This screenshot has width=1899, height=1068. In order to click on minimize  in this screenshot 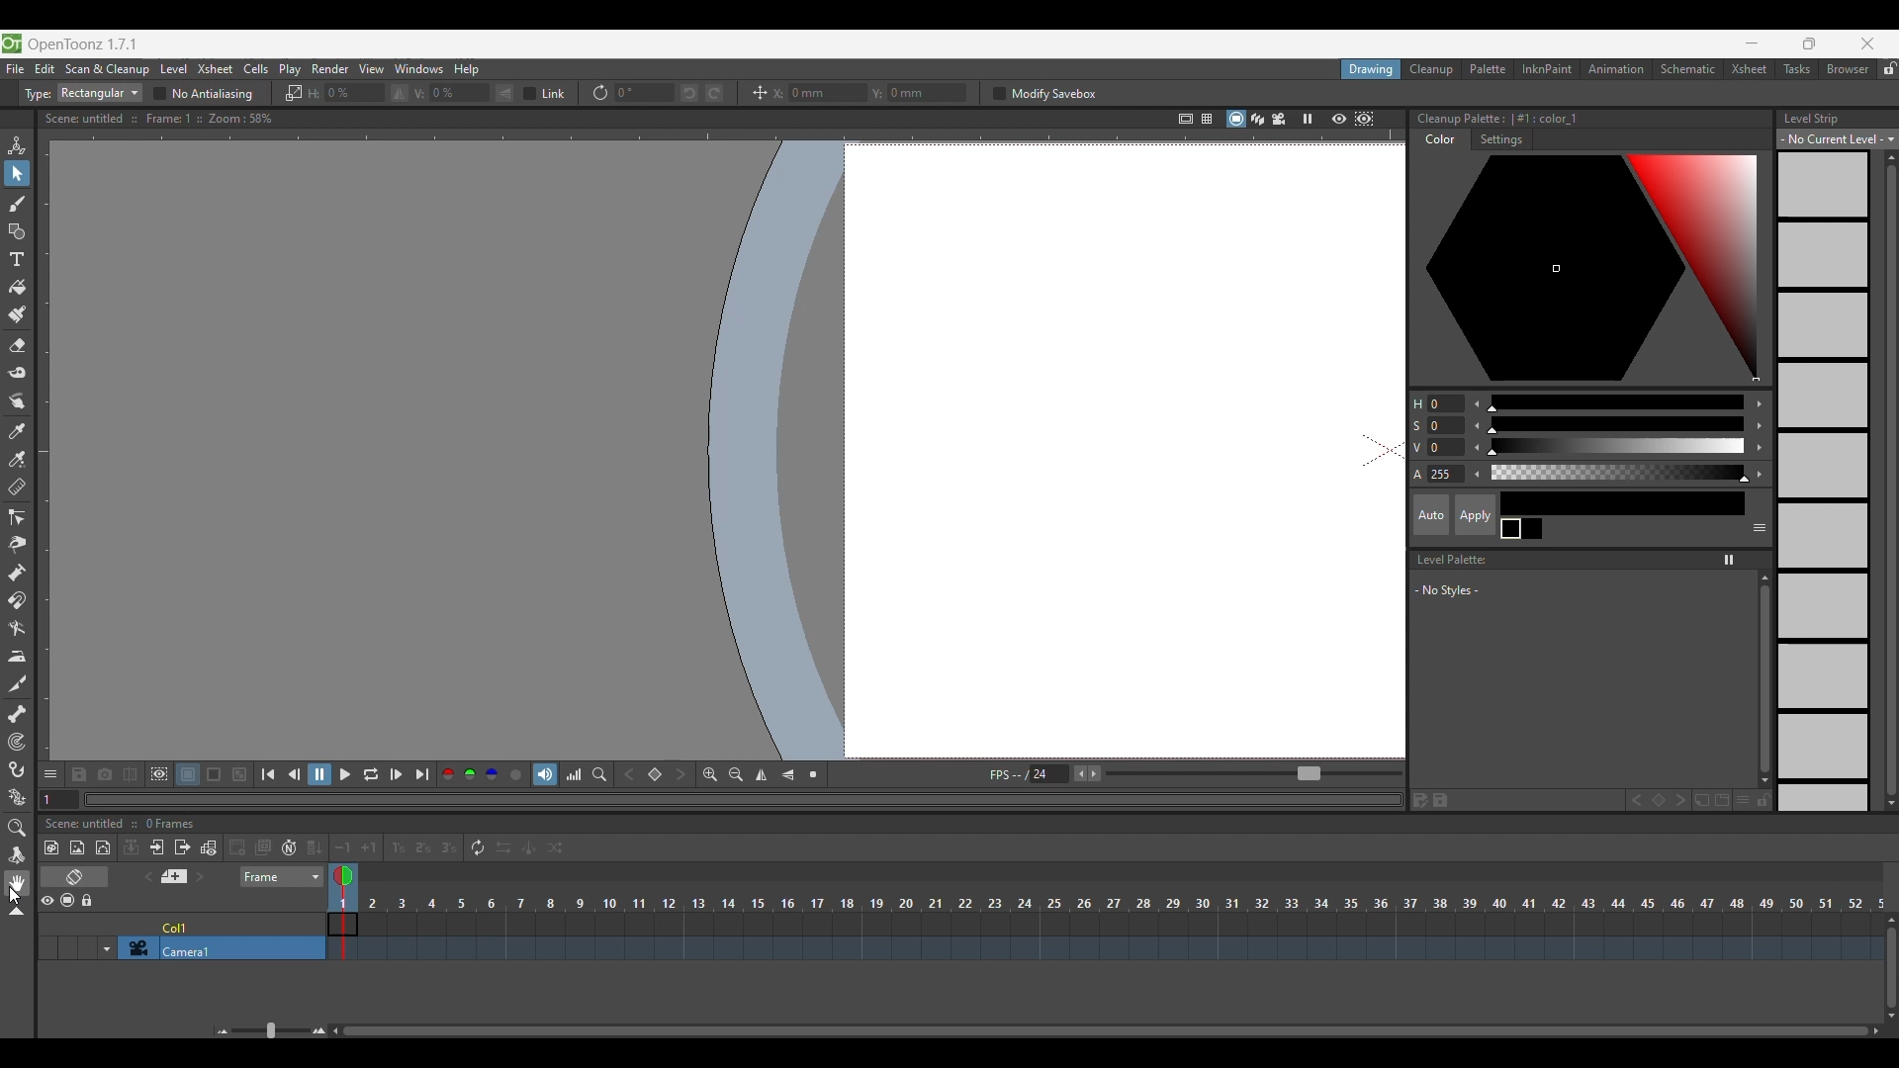, I will do `click(1752, 43)`.